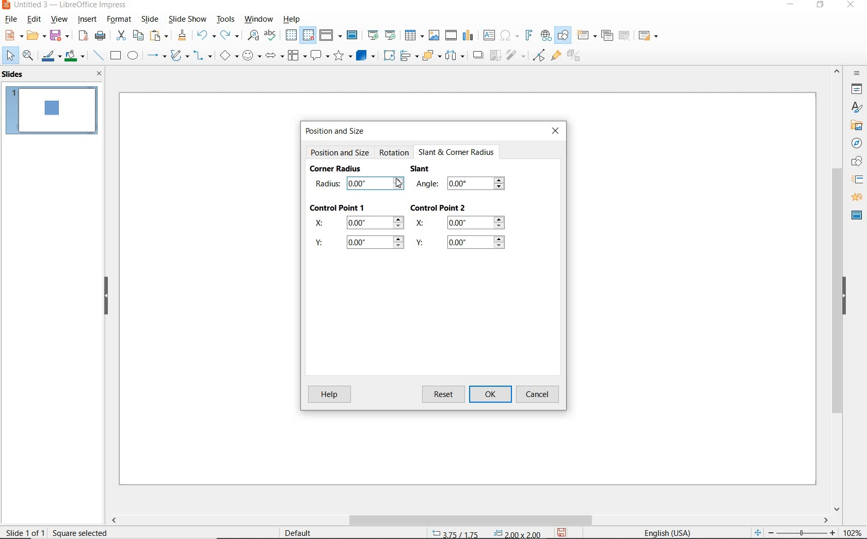 The image size is (867, 539). What do you see at coordinates (156, 56) in the screenshot?
I see `lines and arrows` at bounding box center [156, 56].